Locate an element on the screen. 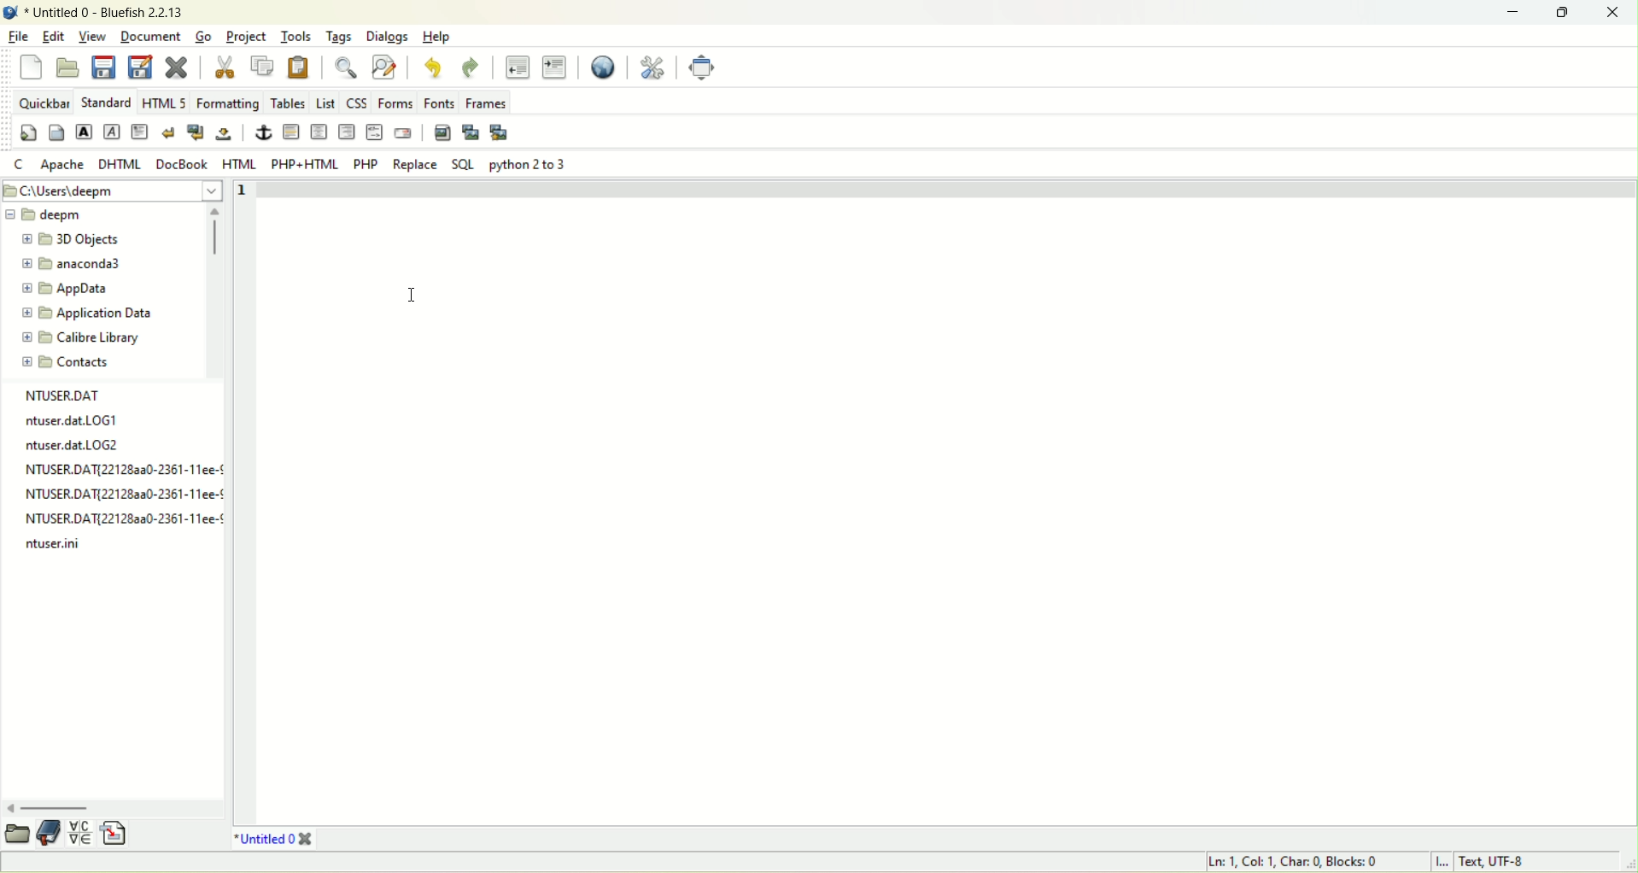 This screenshot has width=1638, height=873. quickstart is located at coordinates (29, 132).